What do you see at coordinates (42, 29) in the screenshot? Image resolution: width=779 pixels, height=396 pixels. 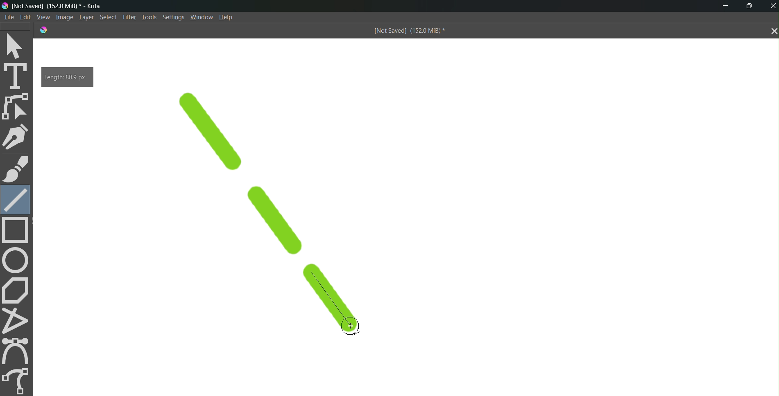 I see `logo` at bounding box center [42, 29].